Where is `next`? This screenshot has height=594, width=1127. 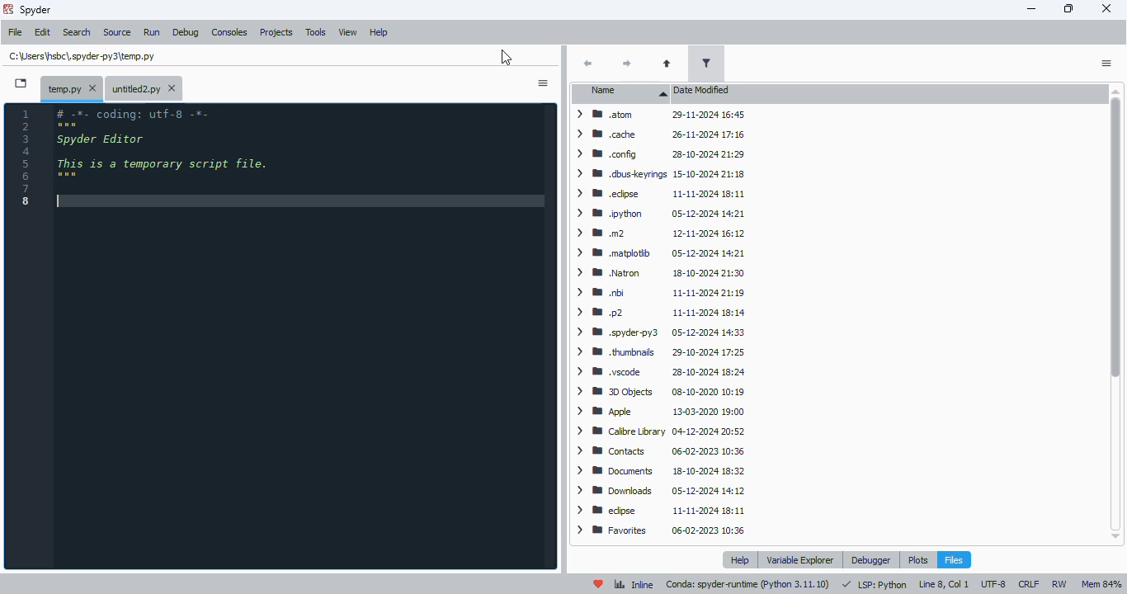
next is located at coordinates (626, 64).